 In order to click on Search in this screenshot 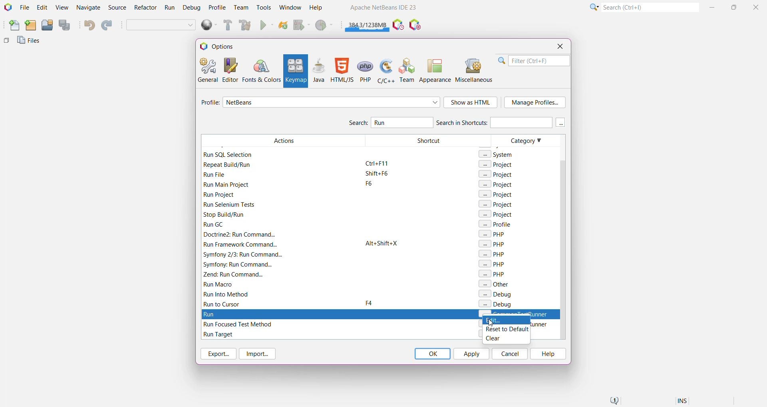, I will do `click(650, 7)`.